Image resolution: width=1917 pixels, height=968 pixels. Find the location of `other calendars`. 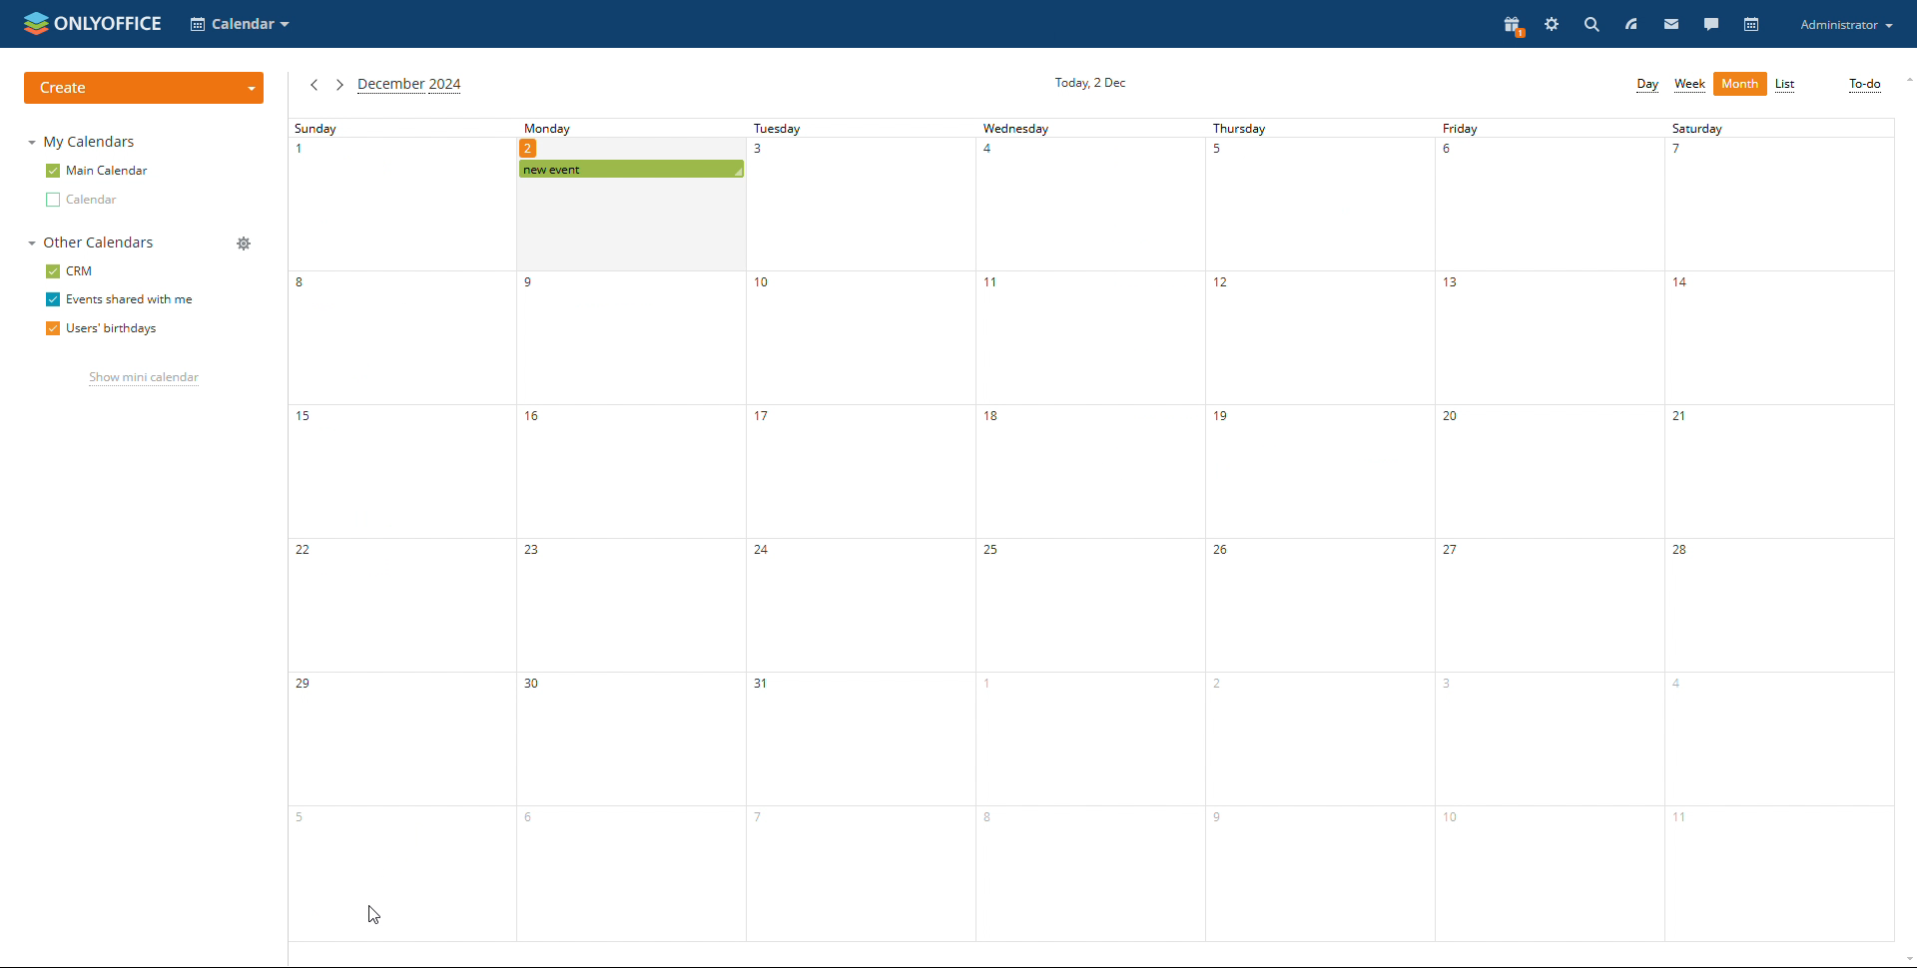

other calendars is located at coordinates (92, 242).